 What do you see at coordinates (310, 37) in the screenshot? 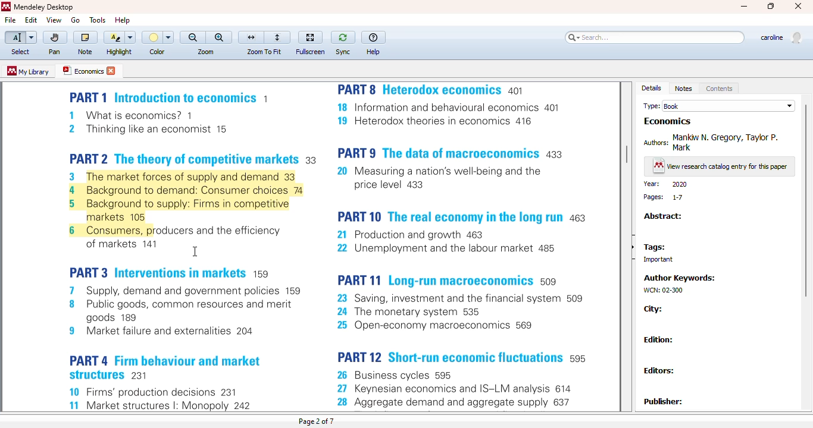
I see `fullscreen` at bounding box center [310, 37].